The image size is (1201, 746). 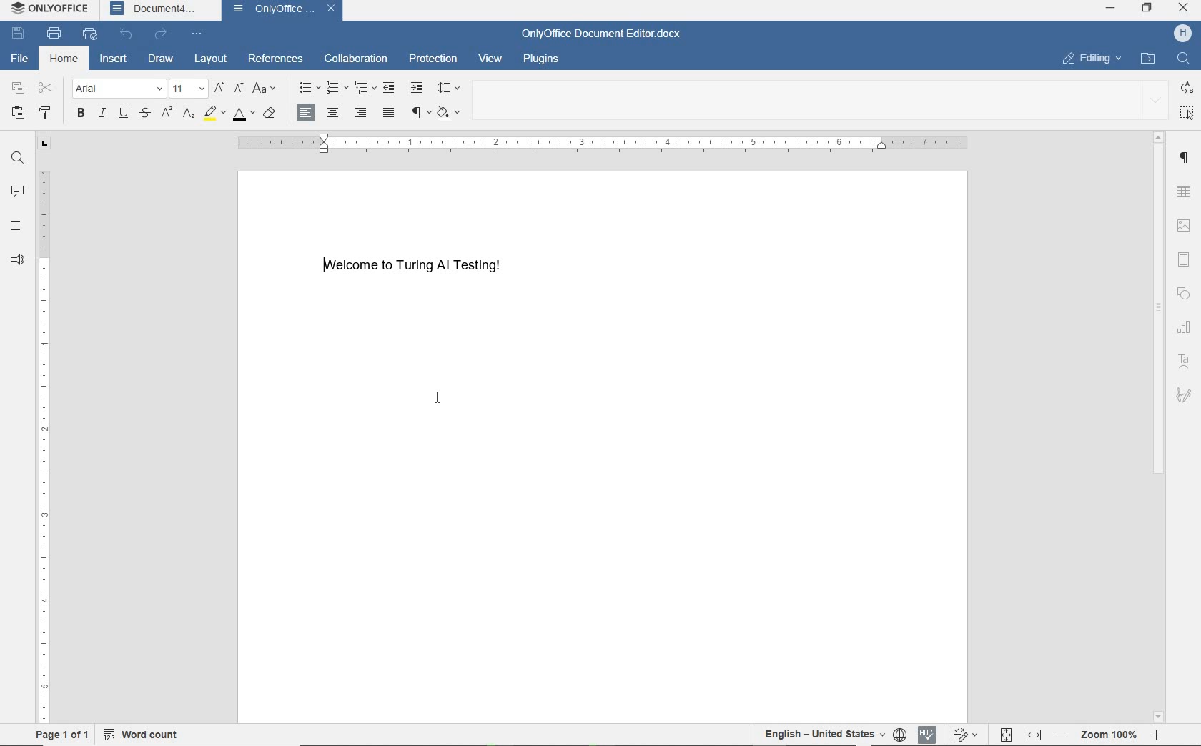 What do you see at coordinates (47, 114) in the screenshot?
I see `copy style` at bounding box center [47, 114].